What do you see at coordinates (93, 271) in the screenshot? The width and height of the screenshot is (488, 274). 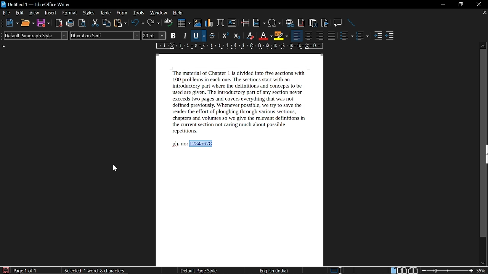 I see `Selected: 1 word, 8 charcters` at bounding box center [93, 271].